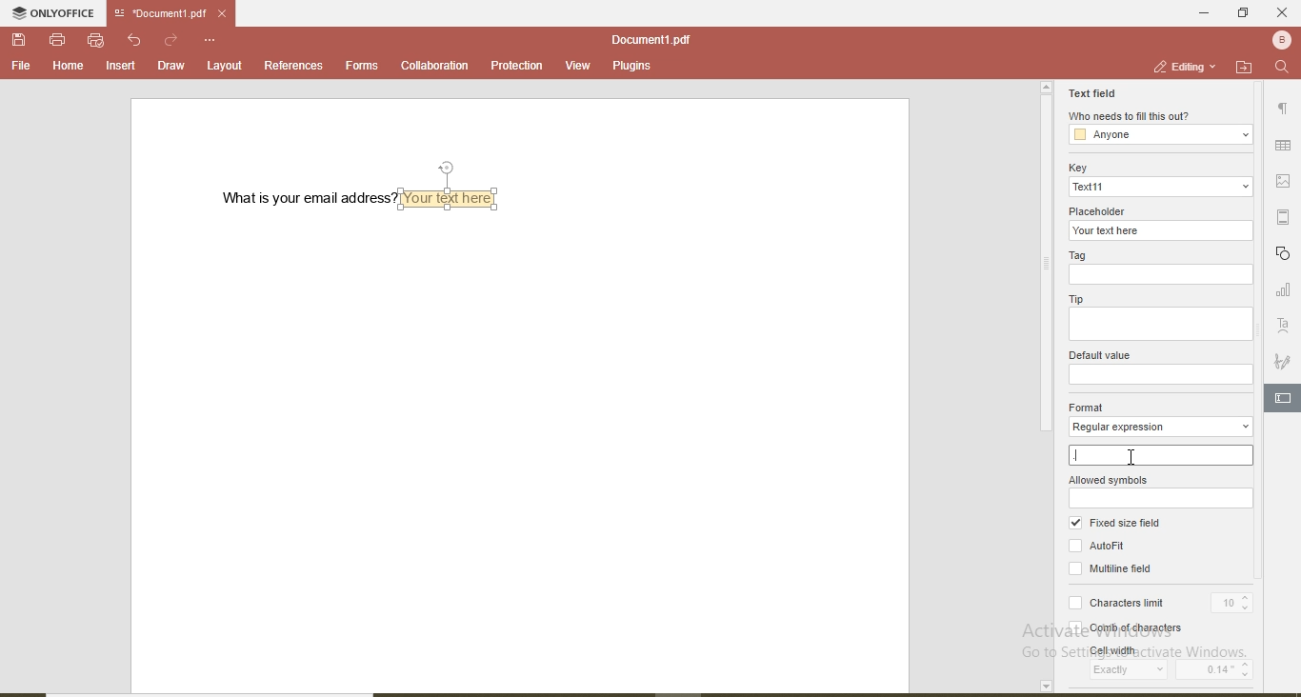  Describe the element at coordinates (1162, 135) in the screenshot. I see `anyone` at that location.